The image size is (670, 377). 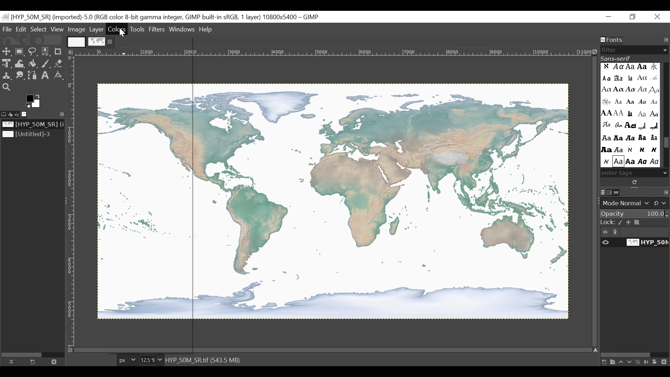 I want to click on Warp Transform, so click(x=20, y=64).